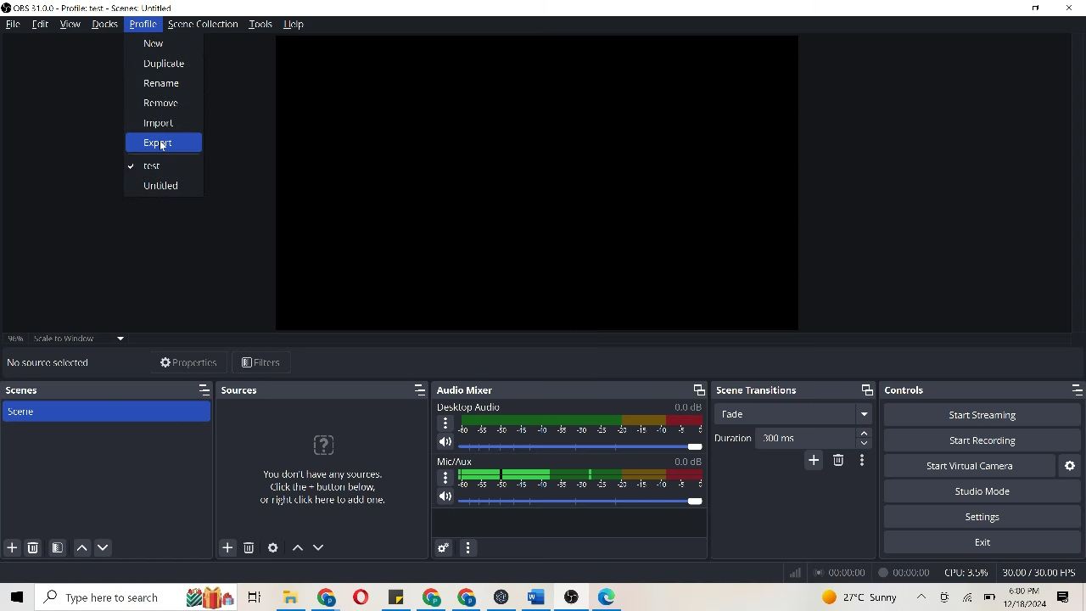  I want to click on add scene, so click(11, 547).